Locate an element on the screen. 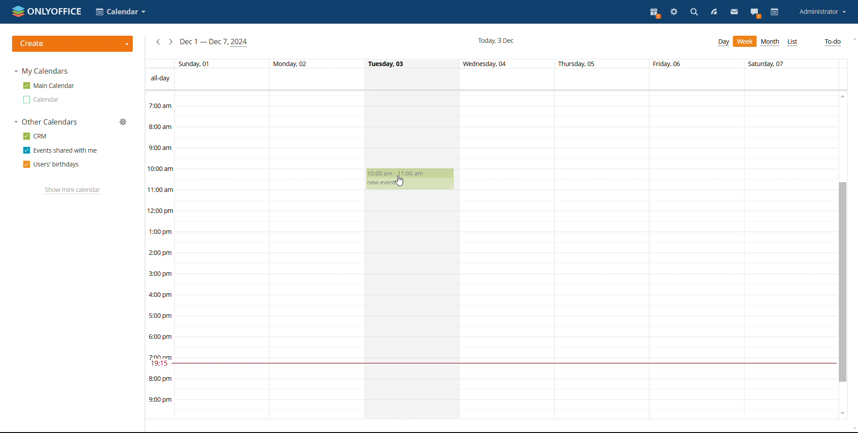  manage is located at coordinates (123, 122).